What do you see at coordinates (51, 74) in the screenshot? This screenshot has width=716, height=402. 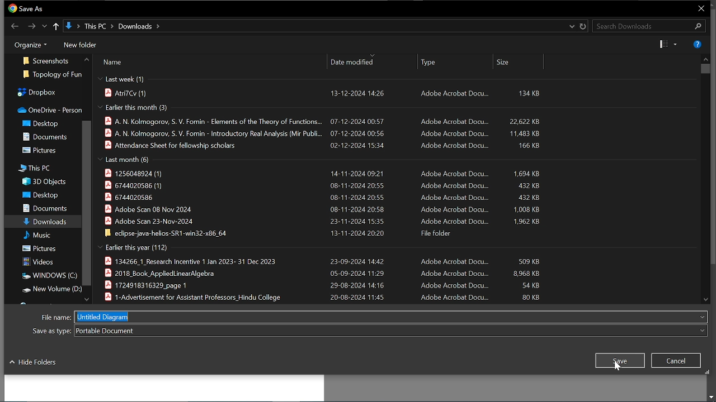 I see `topology of fun` at bounding box center [51, 74].